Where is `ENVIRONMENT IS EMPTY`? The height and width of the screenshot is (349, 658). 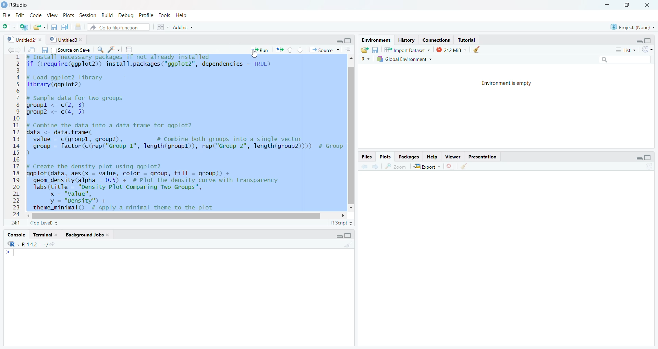 ENVIRONMENT IS EMPTY is located at coordinates (517, 86).